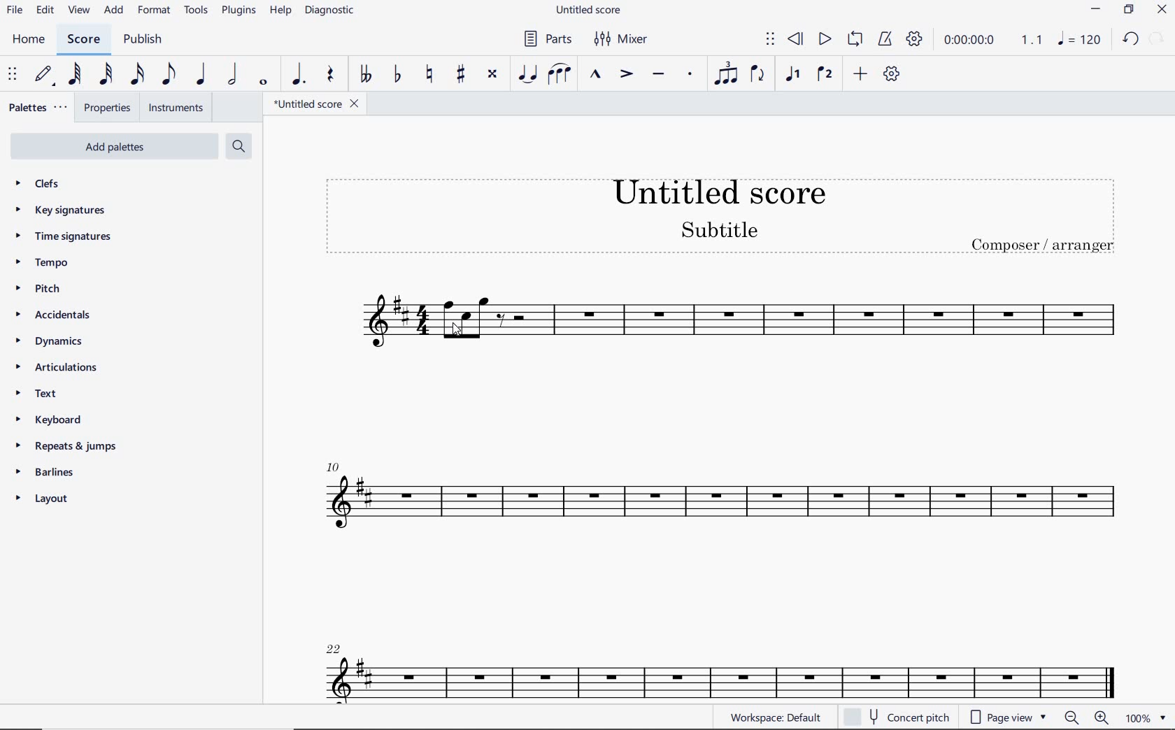 This screenshot has height=730, width=1175. I want to click on PLAY, so click(825, 39).